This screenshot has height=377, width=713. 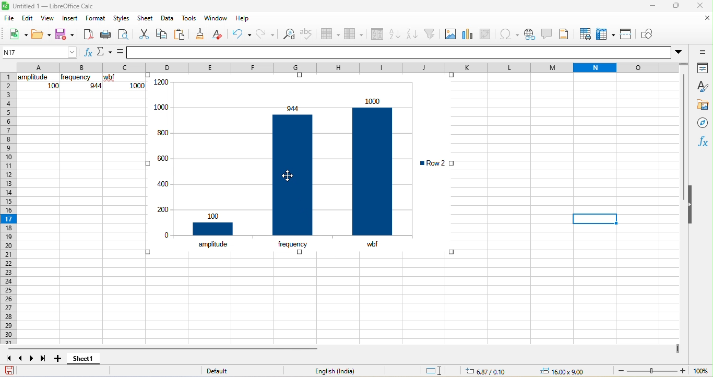 What do you see at coordinates (585, 34) in the screenshot?
I see `define print area` at bounding box center [585, 34].